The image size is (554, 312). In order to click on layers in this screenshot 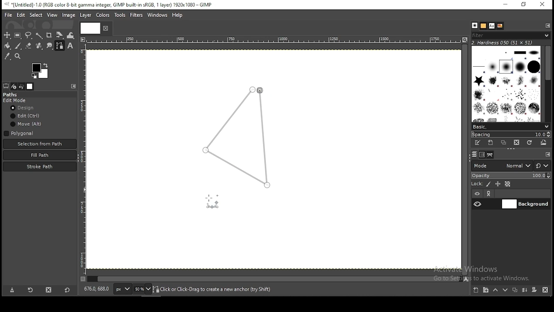, I will do `click(475, 154)`.